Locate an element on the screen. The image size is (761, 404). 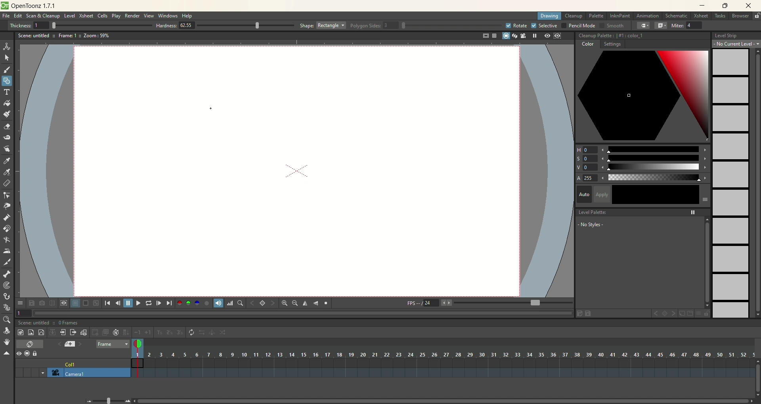
vertical scroll bar is located at coordinates (755, 183).